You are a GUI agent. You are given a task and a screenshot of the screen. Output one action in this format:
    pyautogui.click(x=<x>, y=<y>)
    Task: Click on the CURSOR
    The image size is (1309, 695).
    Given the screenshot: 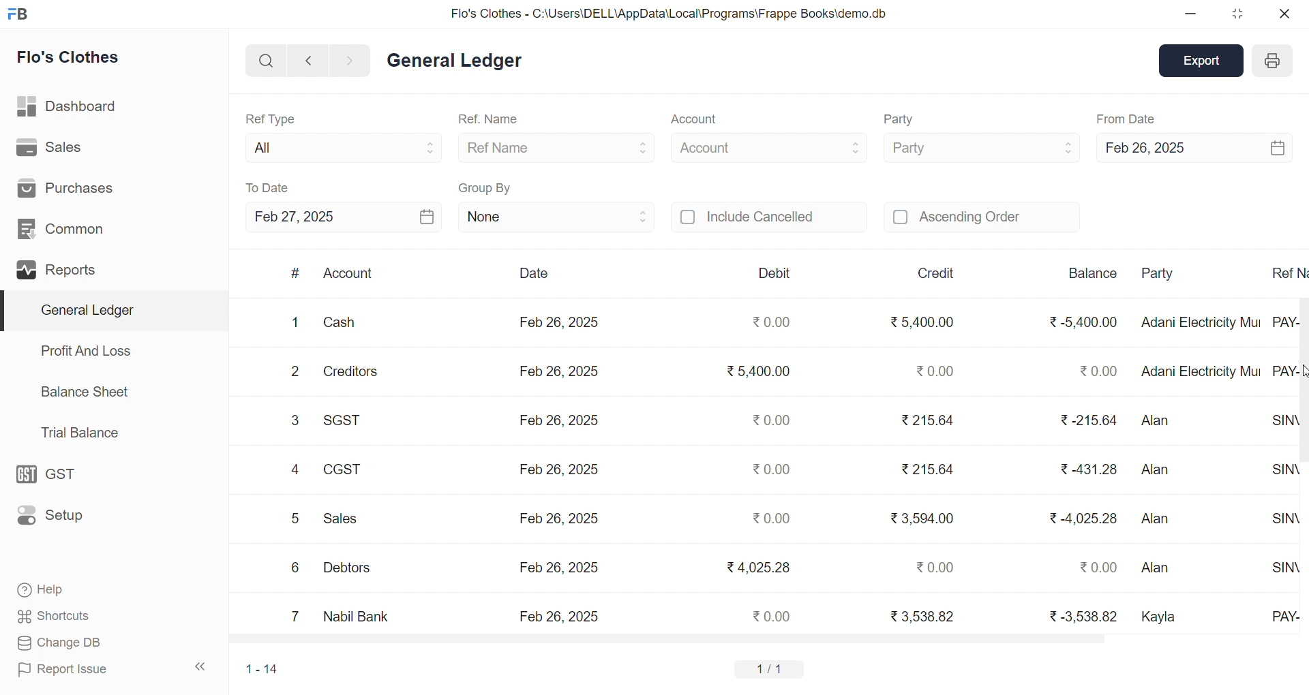 What is the action you would take?
    pyautogui.click(x=1301, y=373)
    